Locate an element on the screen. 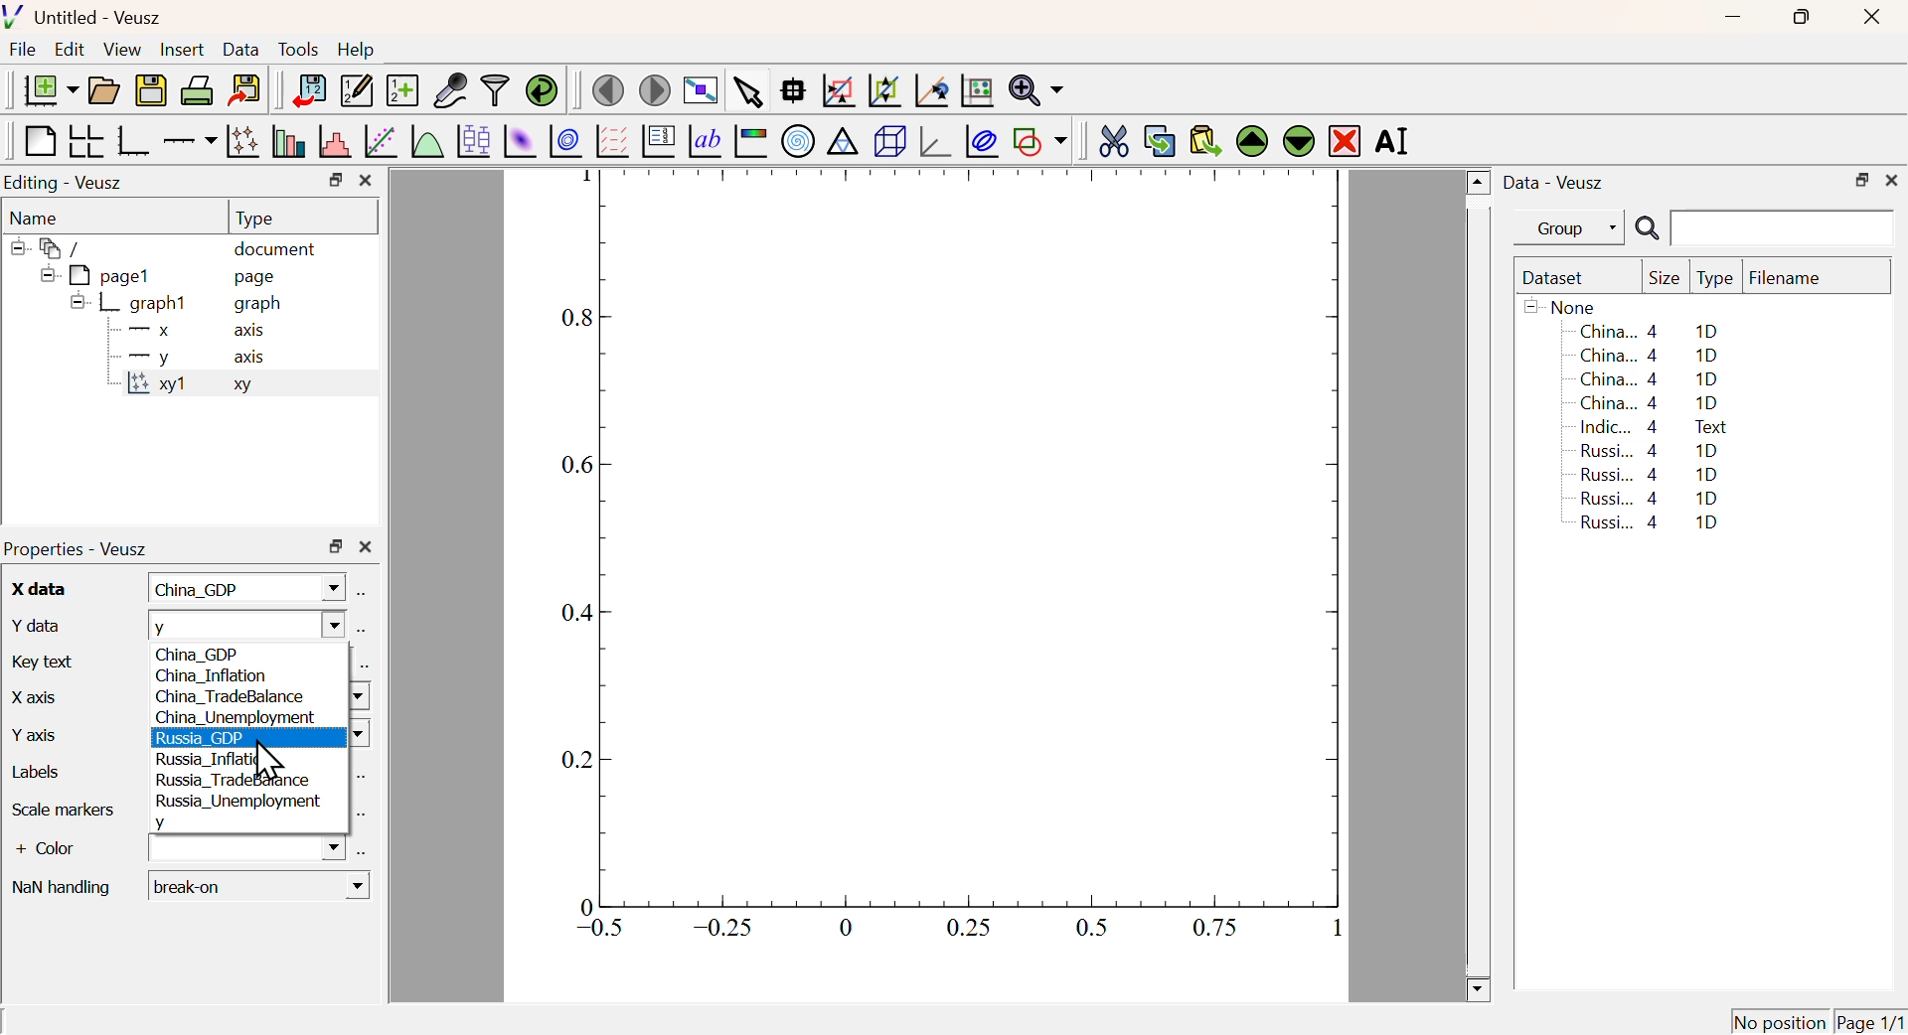  Cursor is located at coordinates (270, 762).